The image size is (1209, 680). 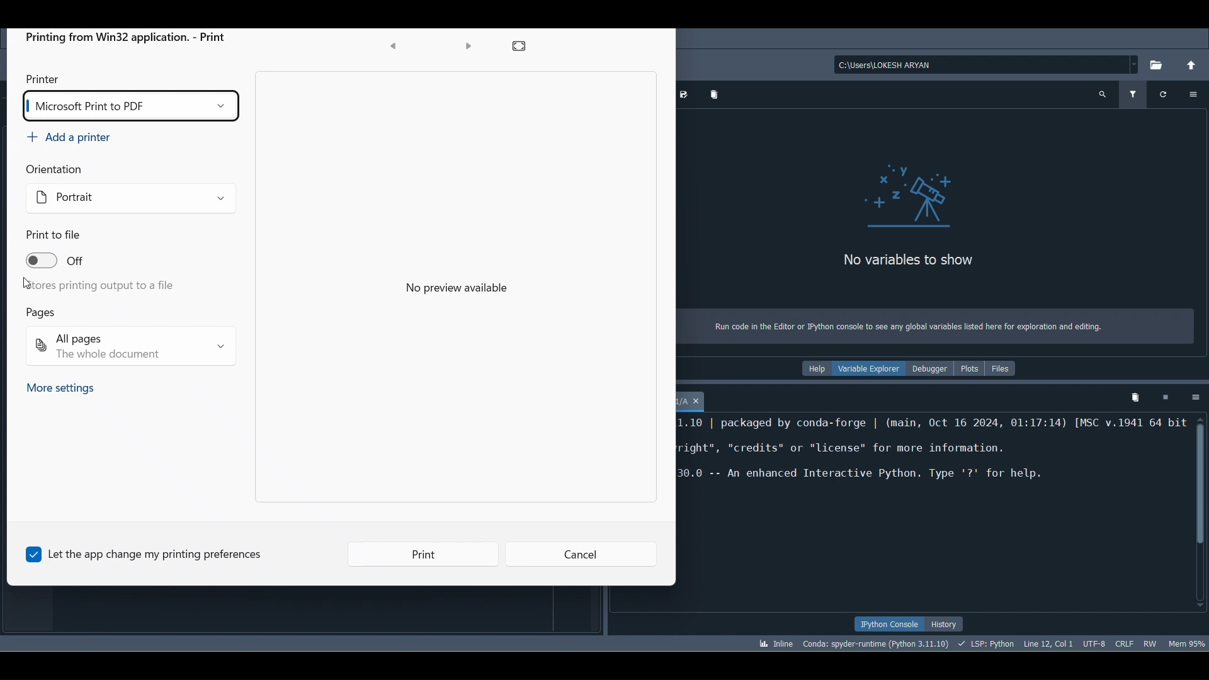 What do you see at coordinates (1196, 93) in the screenshot?
I see `Options` at bounding box center [1196, 93].